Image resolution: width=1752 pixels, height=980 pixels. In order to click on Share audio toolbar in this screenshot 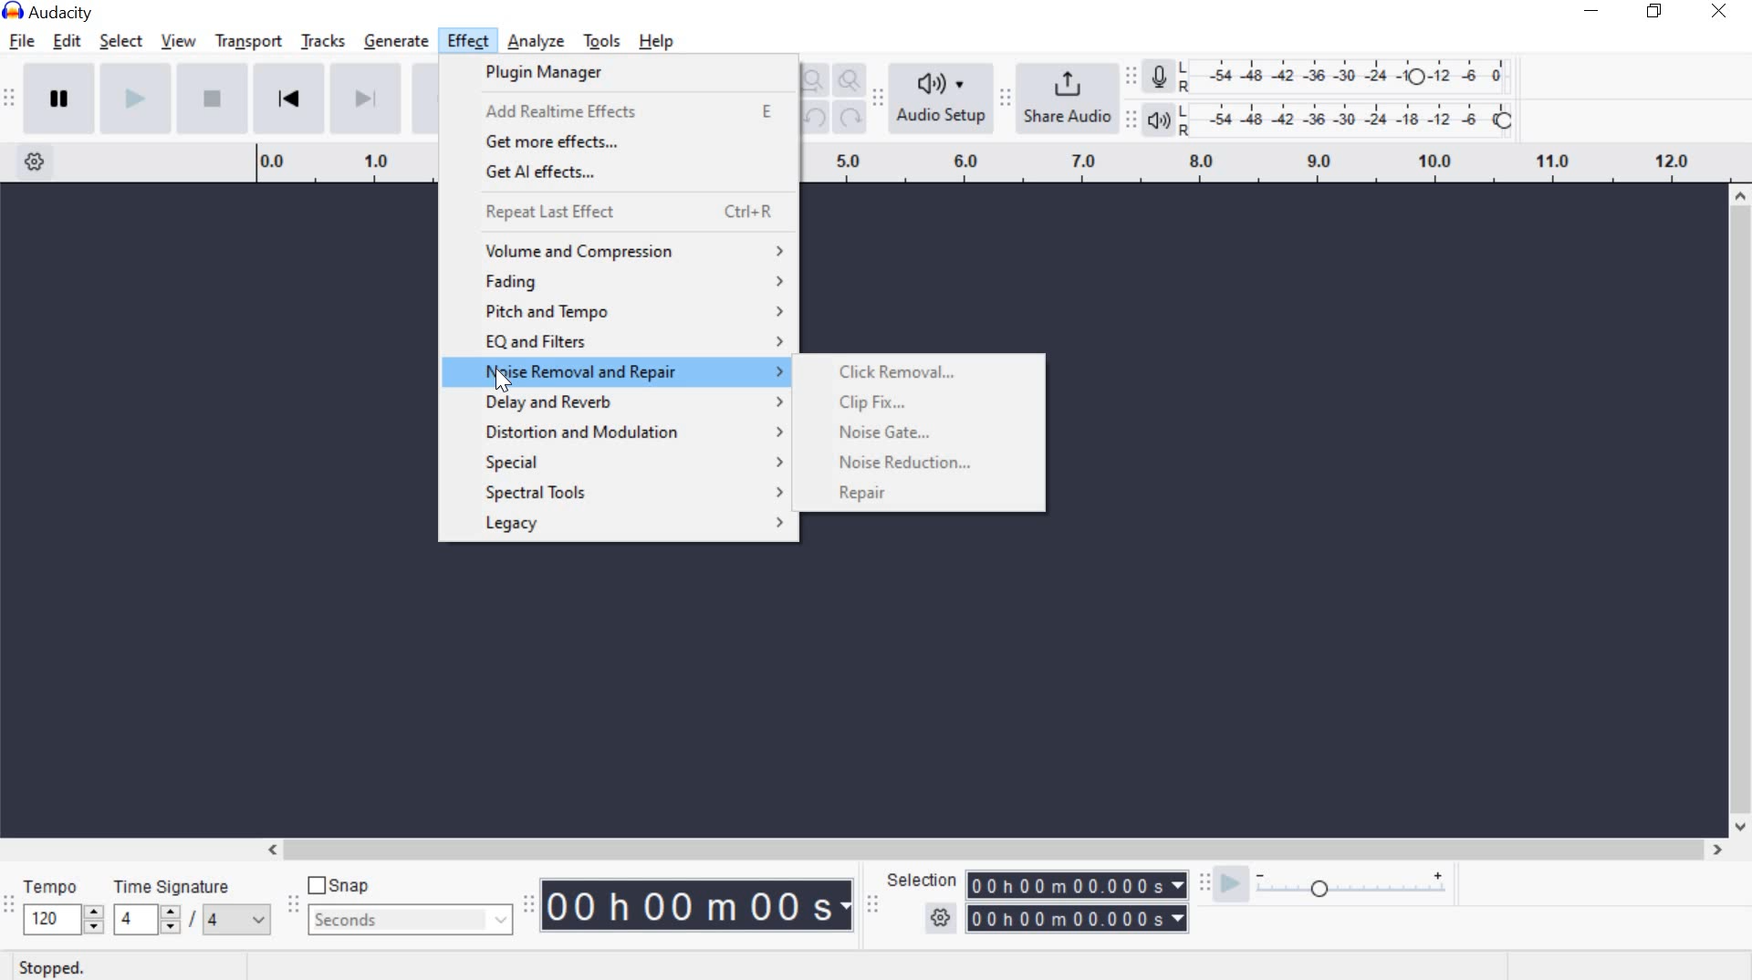, I will do `click(1006, 97)`.